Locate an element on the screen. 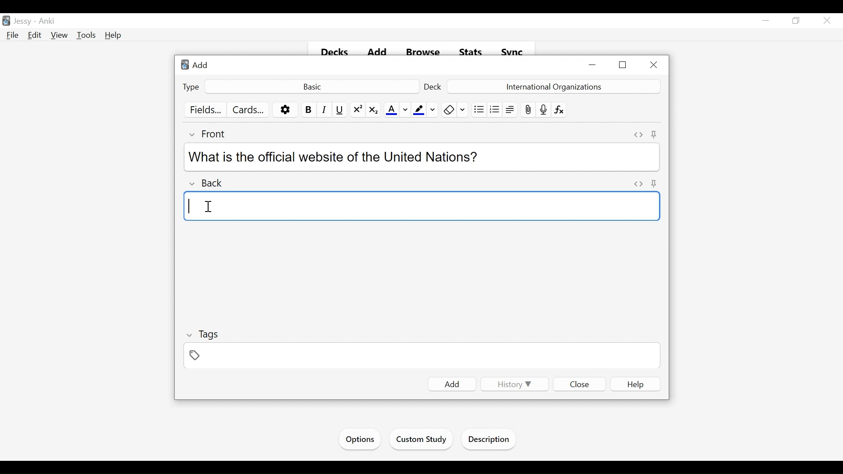 The width and height of the screenshot is (843, 474). Add is located at coordinates (449, 384).